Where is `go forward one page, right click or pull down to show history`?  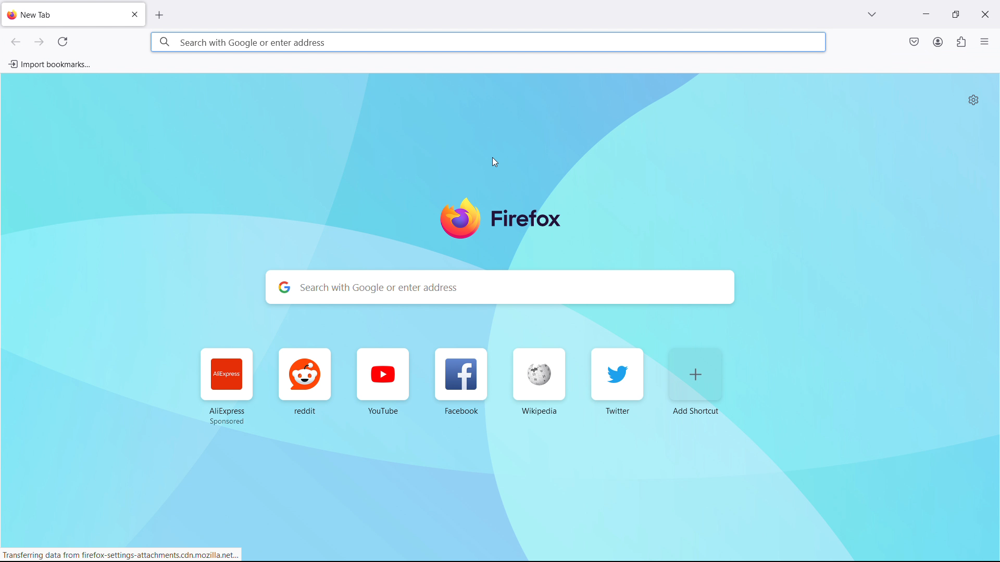
go forward one page, right click or pull down to show history is located at coordinates (39, 42).